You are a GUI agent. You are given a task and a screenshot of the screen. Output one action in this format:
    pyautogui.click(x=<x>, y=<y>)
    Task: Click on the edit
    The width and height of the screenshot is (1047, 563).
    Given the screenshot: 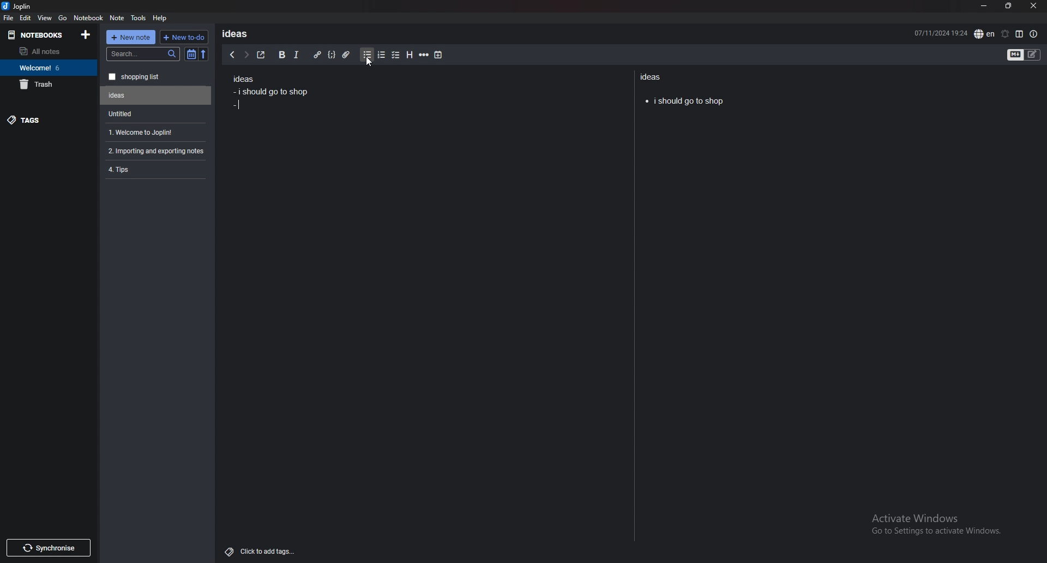 What is the action you would take?
    pyautogui.click(x=25, y=18)
    